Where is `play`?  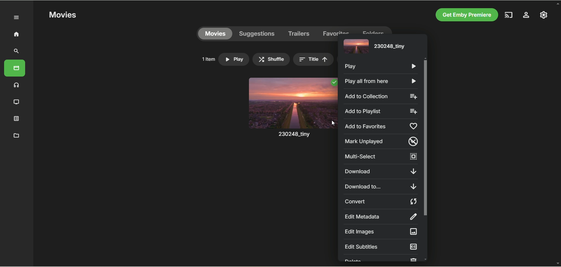 play is located at coordinates (381, 67).